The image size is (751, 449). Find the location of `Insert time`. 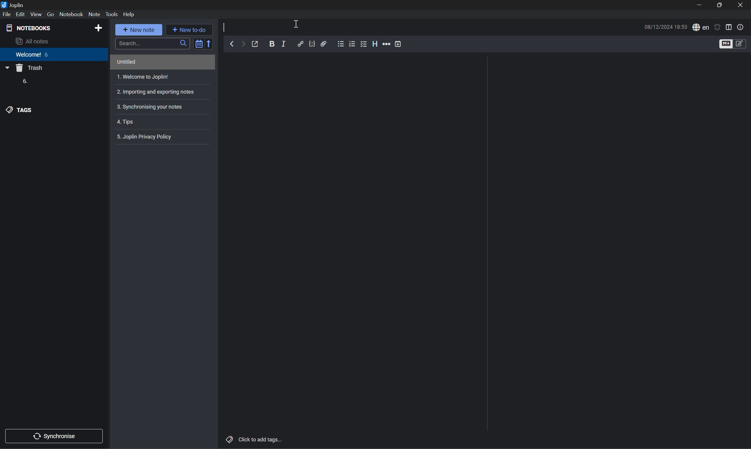

Insert time is located at coordinates (397, 44).